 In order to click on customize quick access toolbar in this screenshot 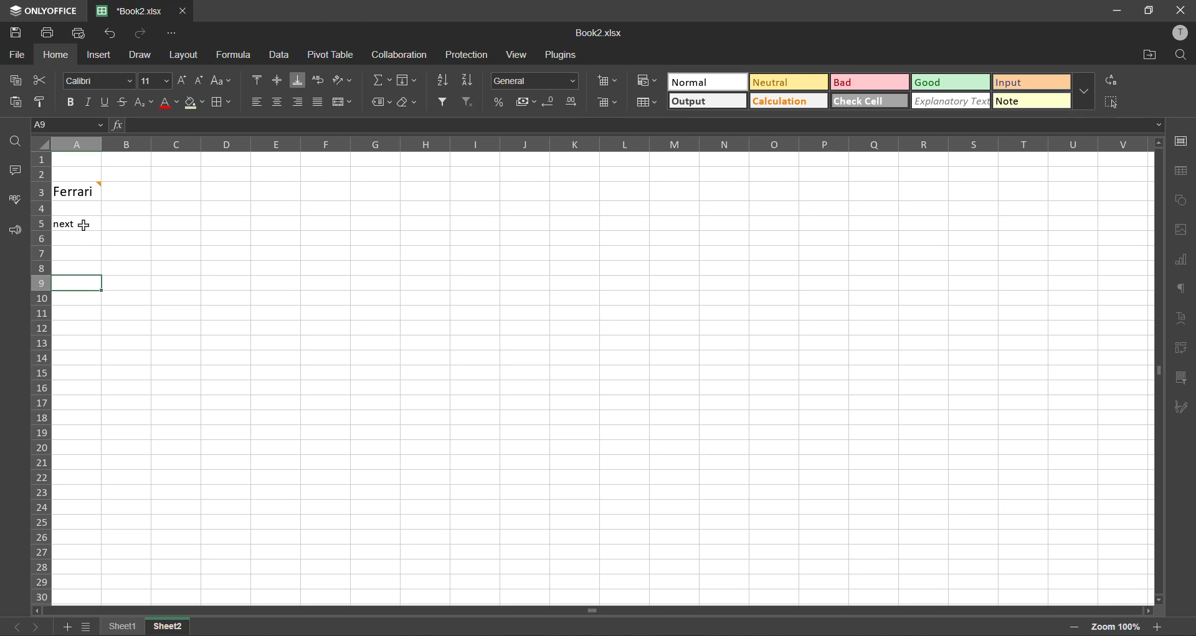, I will do `click(170, 35)`.